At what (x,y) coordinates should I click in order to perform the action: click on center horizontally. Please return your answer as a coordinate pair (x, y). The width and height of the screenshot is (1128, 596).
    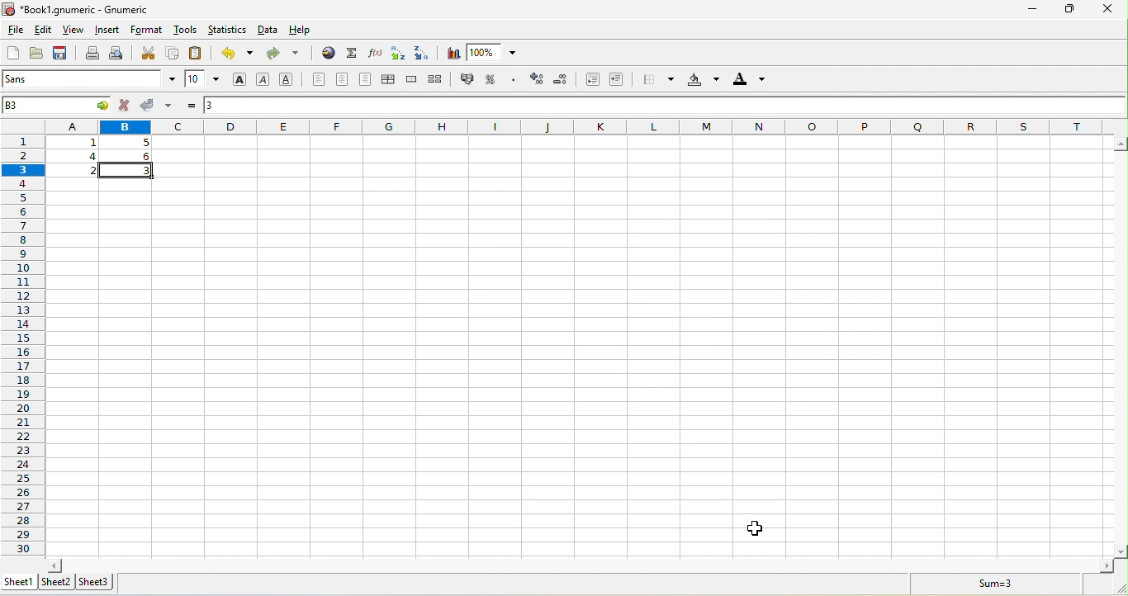
    Looking at the image, I should click on (391, 80).